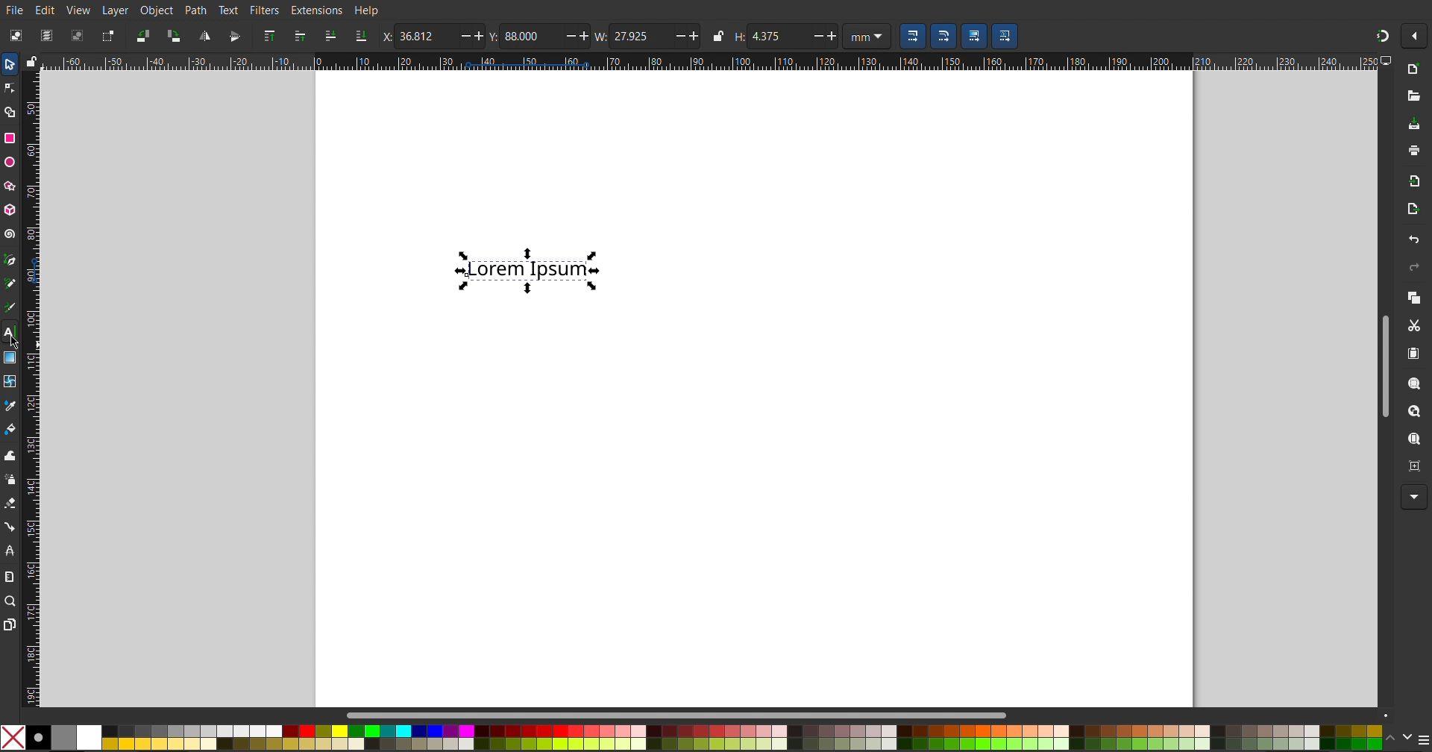  Describe the element at coordinates (318, 10) in the screenshot. I see `Extensions` at that location.